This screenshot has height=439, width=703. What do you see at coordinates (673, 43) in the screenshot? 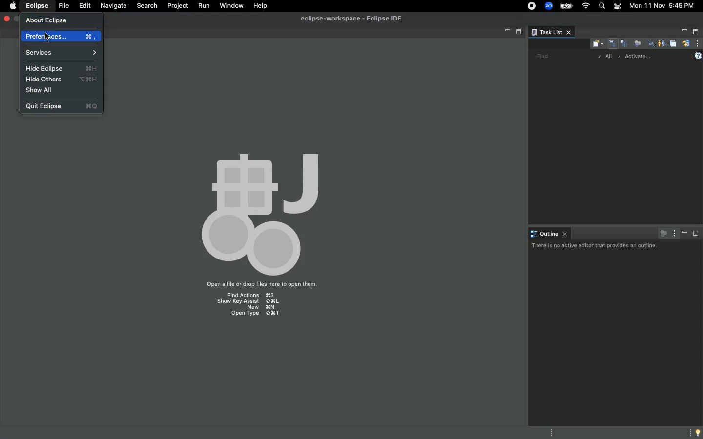
I see `Collapse all` at bounding box center [673, 43].